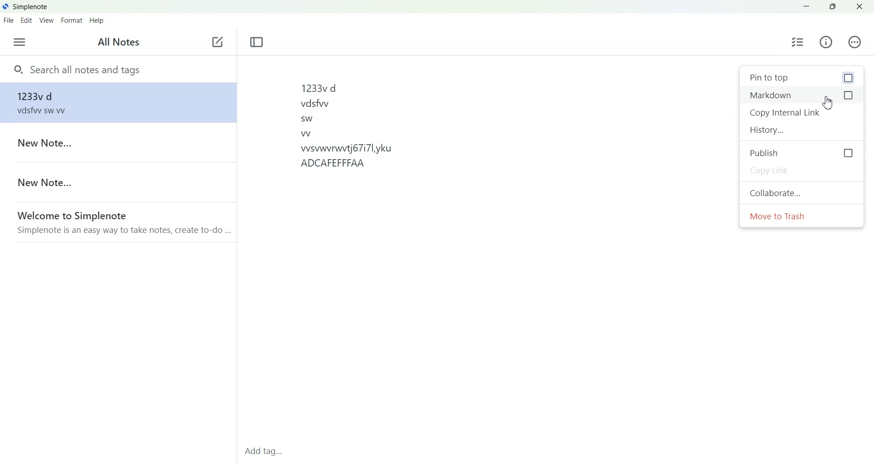 This screenshot has height=464, width=874. I want to click on View, so click(47, 20).